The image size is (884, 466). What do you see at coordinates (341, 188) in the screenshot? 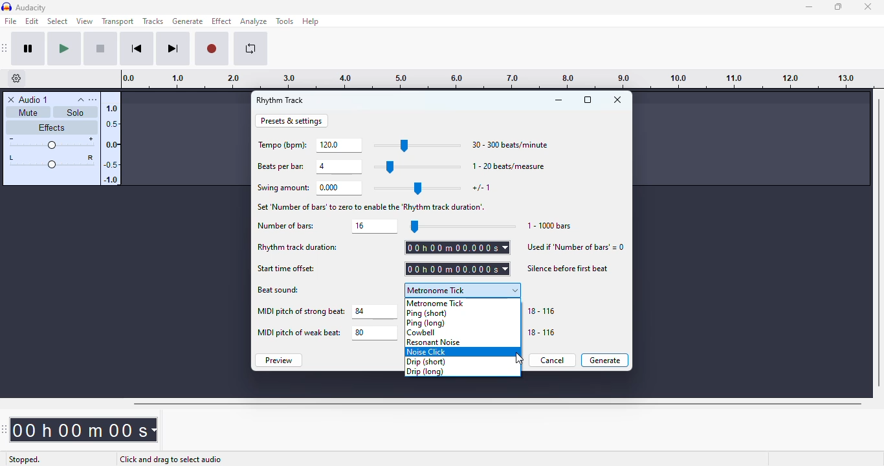
I see `set swing amount` at bounding box center [341, 188].